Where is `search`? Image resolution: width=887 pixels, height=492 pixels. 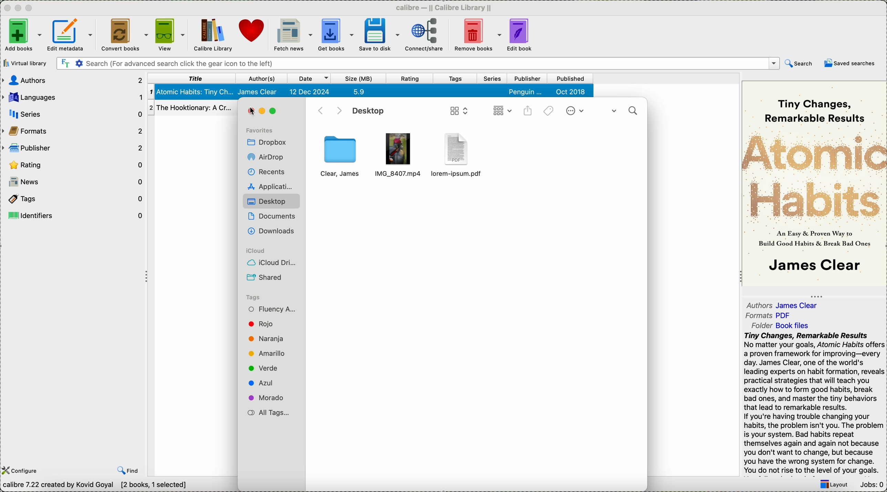
search is located at coordinates (798, 63).